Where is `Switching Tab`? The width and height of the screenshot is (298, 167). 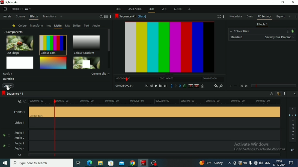 Switching Tab is located at coordinates (78, 163).